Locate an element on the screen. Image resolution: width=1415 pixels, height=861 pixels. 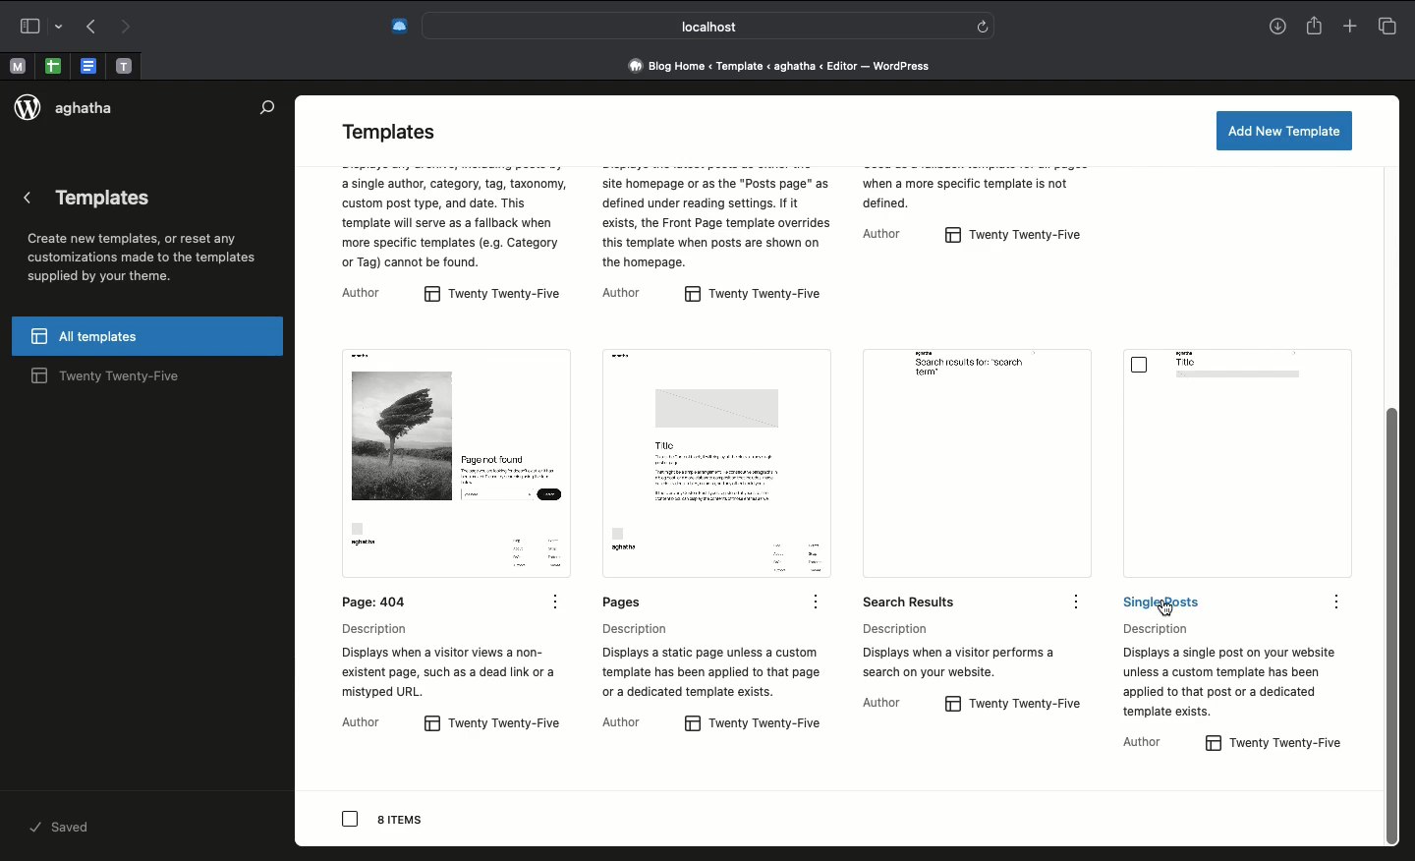
Pages is located at coordinates (714, 481).